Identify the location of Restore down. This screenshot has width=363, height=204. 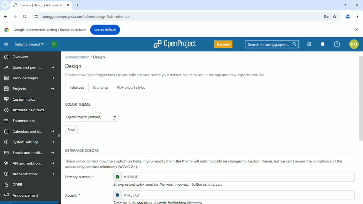
(345, 5).